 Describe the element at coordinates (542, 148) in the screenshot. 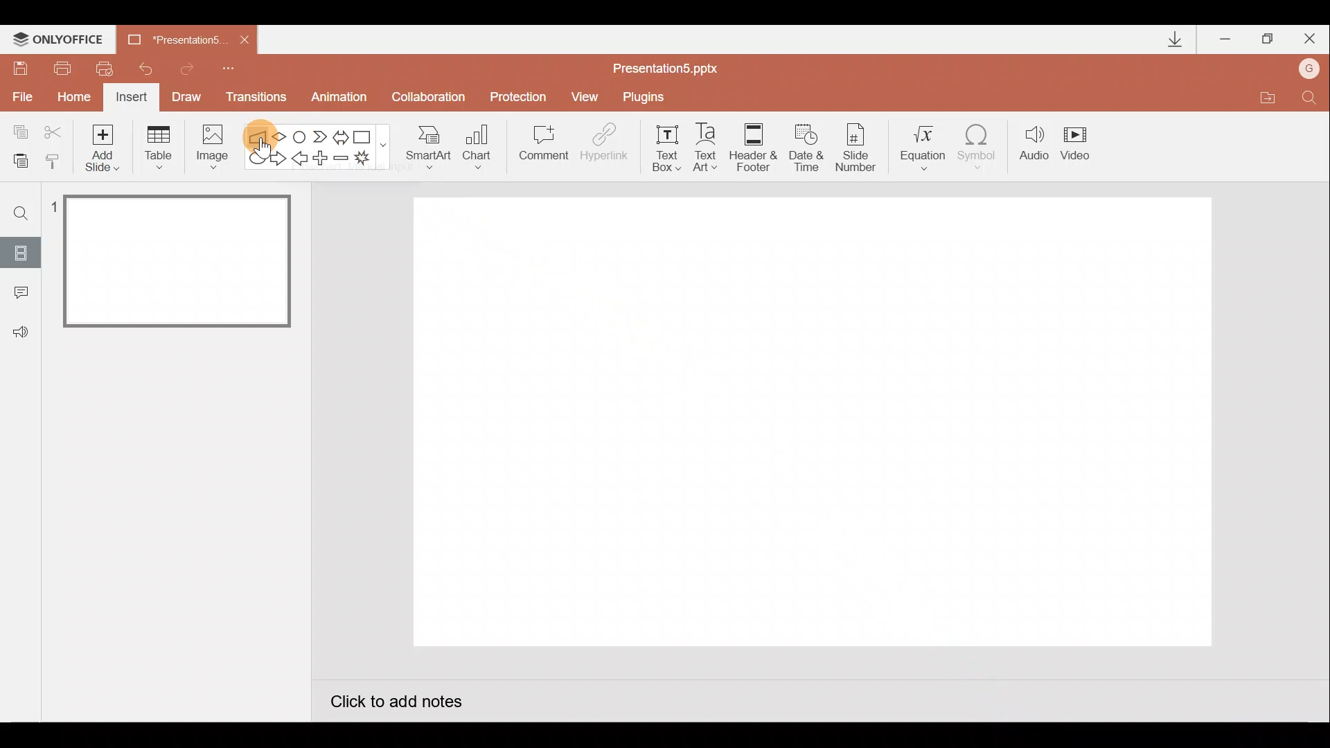

I see `Comment` at that location.